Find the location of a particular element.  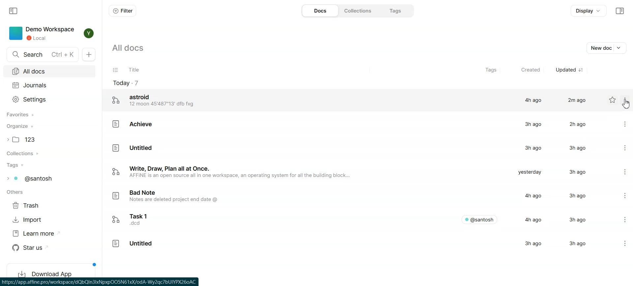

3hago is located at coordinates (575, 148).